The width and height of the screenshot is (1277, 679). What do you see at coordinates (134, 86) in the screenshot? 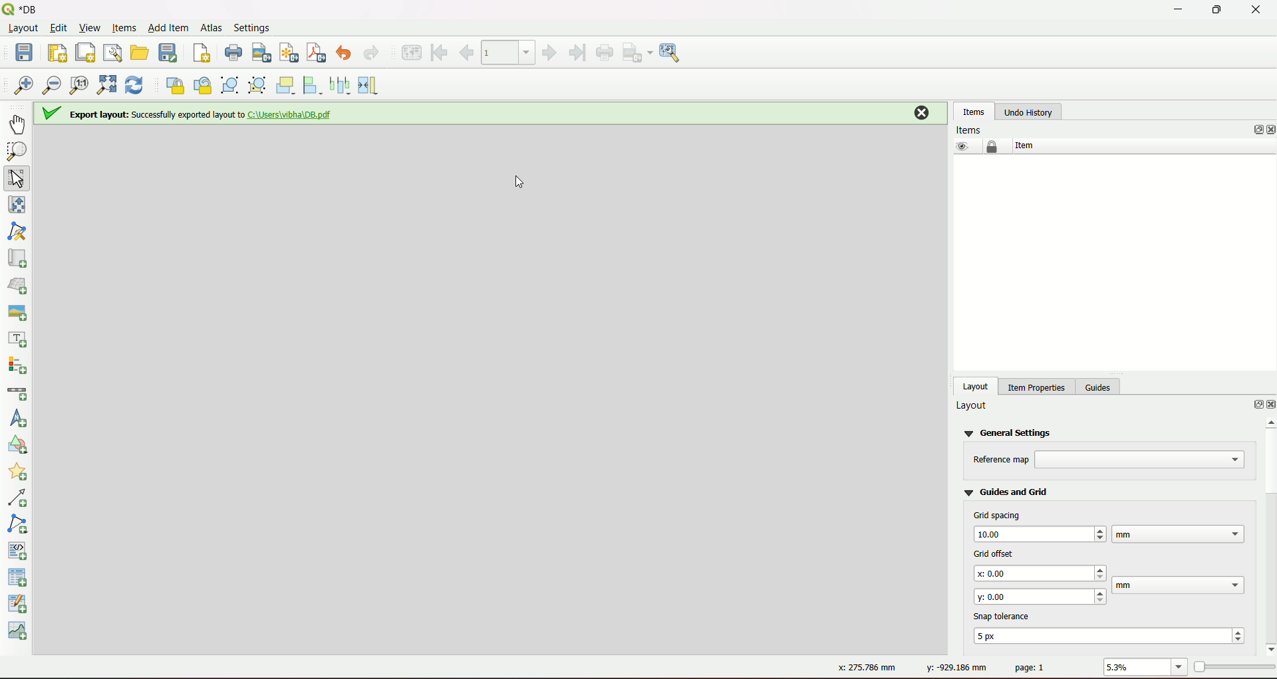
I see `refresh view` at bounding box center [134, 86].